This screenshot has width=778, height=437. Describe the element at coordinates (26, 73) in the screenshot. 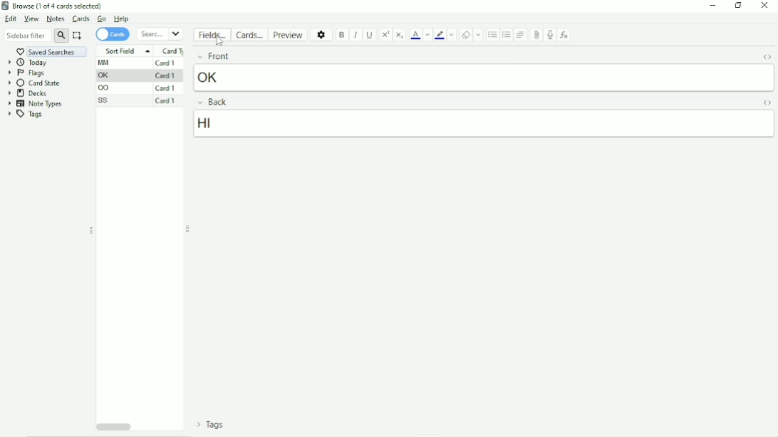

I see `Flags` at that location.